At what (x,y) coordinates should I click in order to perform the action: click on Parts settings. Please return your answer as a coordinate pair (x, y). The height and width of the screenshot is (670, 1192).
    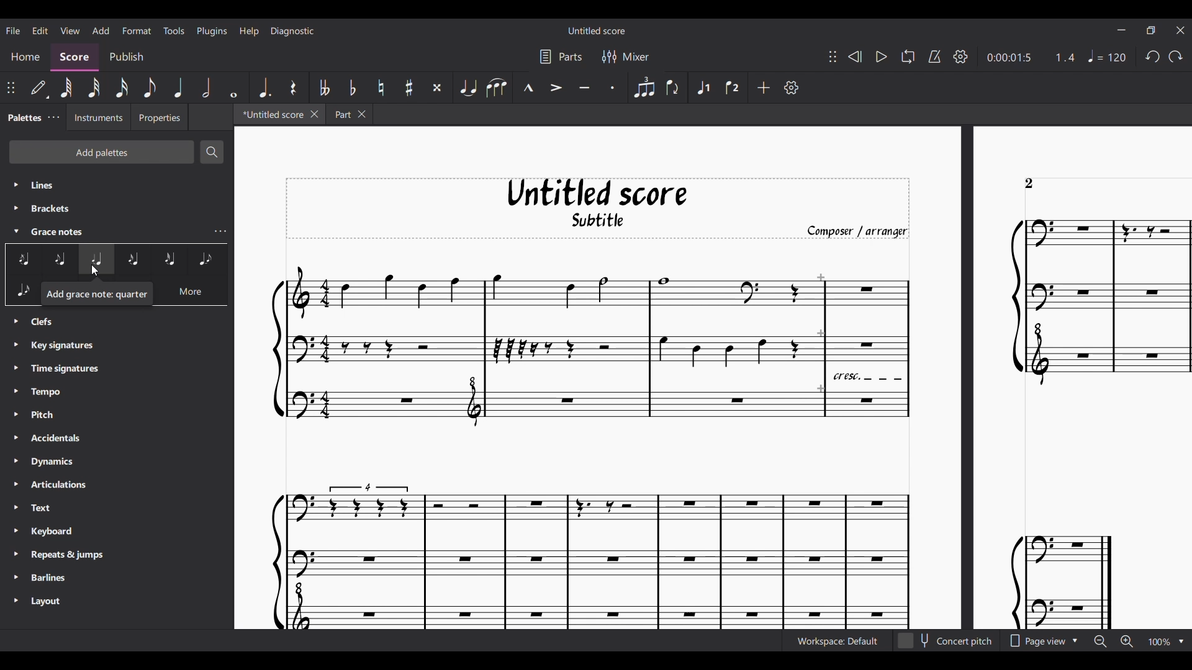
    Looking at the image, I should click on (561, 57).